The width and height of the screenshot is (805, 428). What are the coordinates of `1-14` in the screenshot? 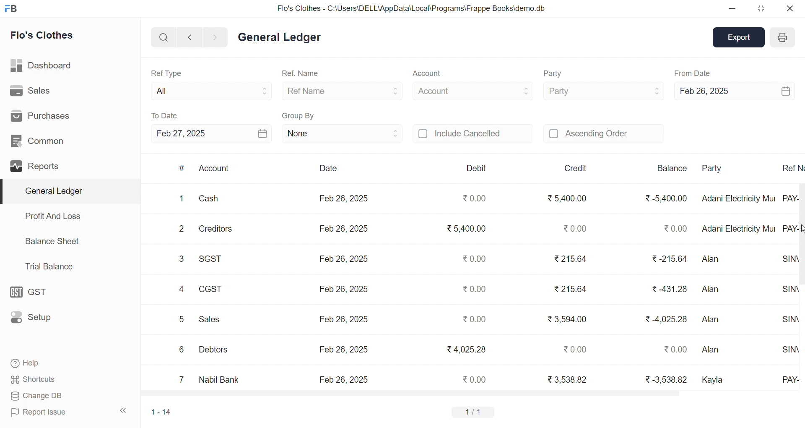 It's located at (164, 412).